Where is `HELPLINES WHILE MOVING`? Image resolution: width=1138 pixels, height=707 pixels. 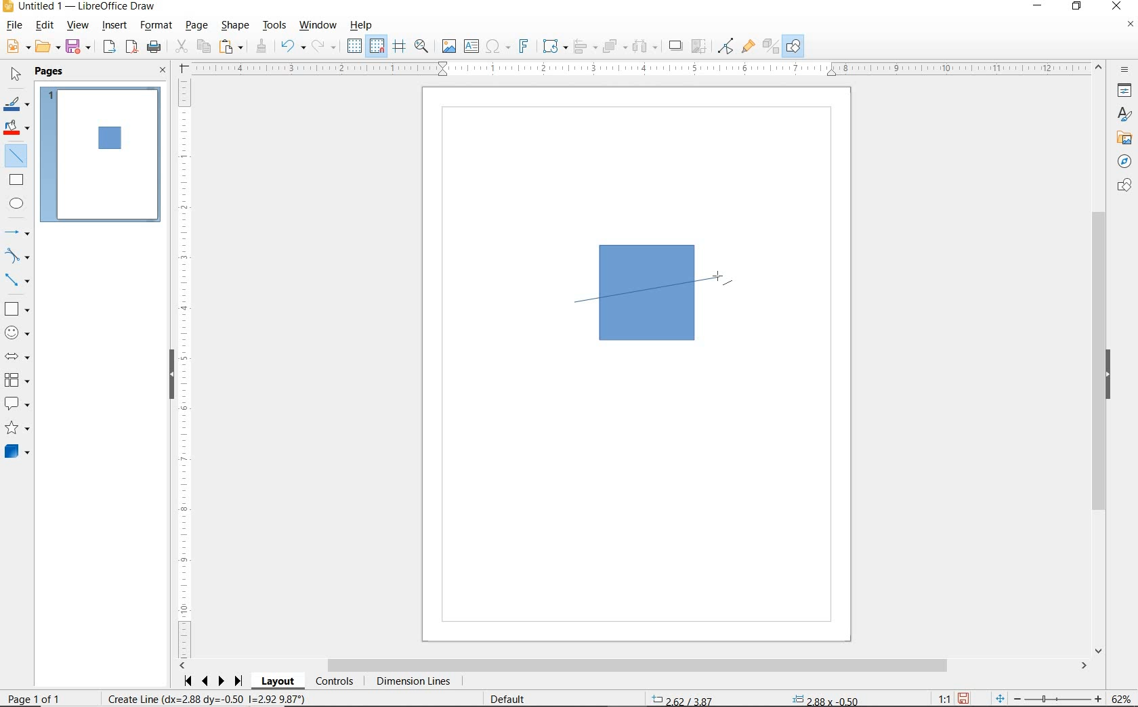
HELPLINES WHILE MOVING is located at coordinates (402, 48).